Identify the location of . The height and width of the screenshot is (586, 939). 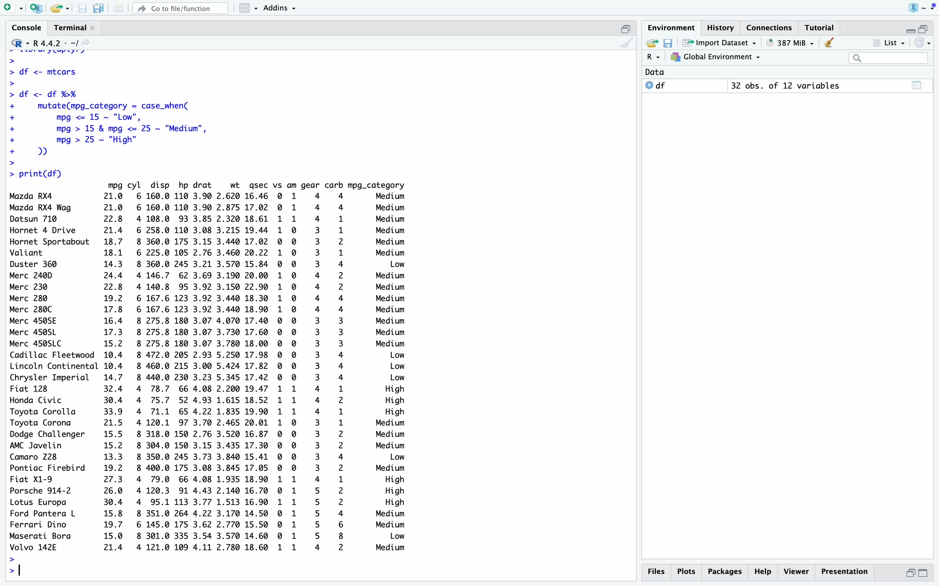
(726, 572).